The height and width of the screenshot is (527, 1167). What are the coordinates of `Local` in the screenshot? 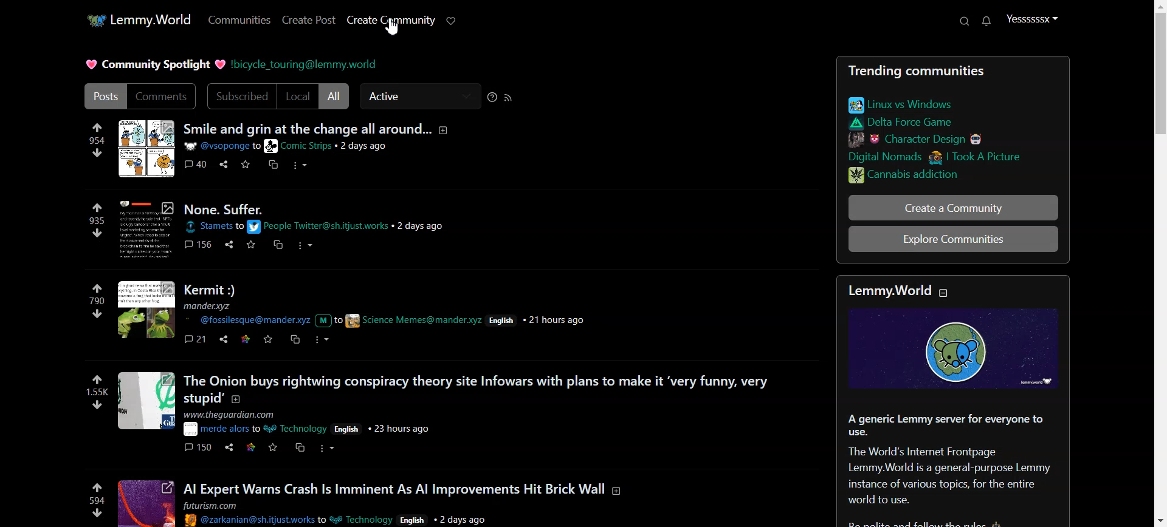 It's located at (298, 97).